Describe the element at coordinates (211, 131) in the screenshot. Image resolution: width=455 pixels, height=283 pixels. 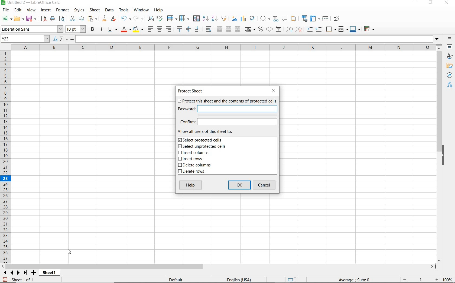
I see `ALLOW ALL USERS OF THIS SHEET TO:` at that location.